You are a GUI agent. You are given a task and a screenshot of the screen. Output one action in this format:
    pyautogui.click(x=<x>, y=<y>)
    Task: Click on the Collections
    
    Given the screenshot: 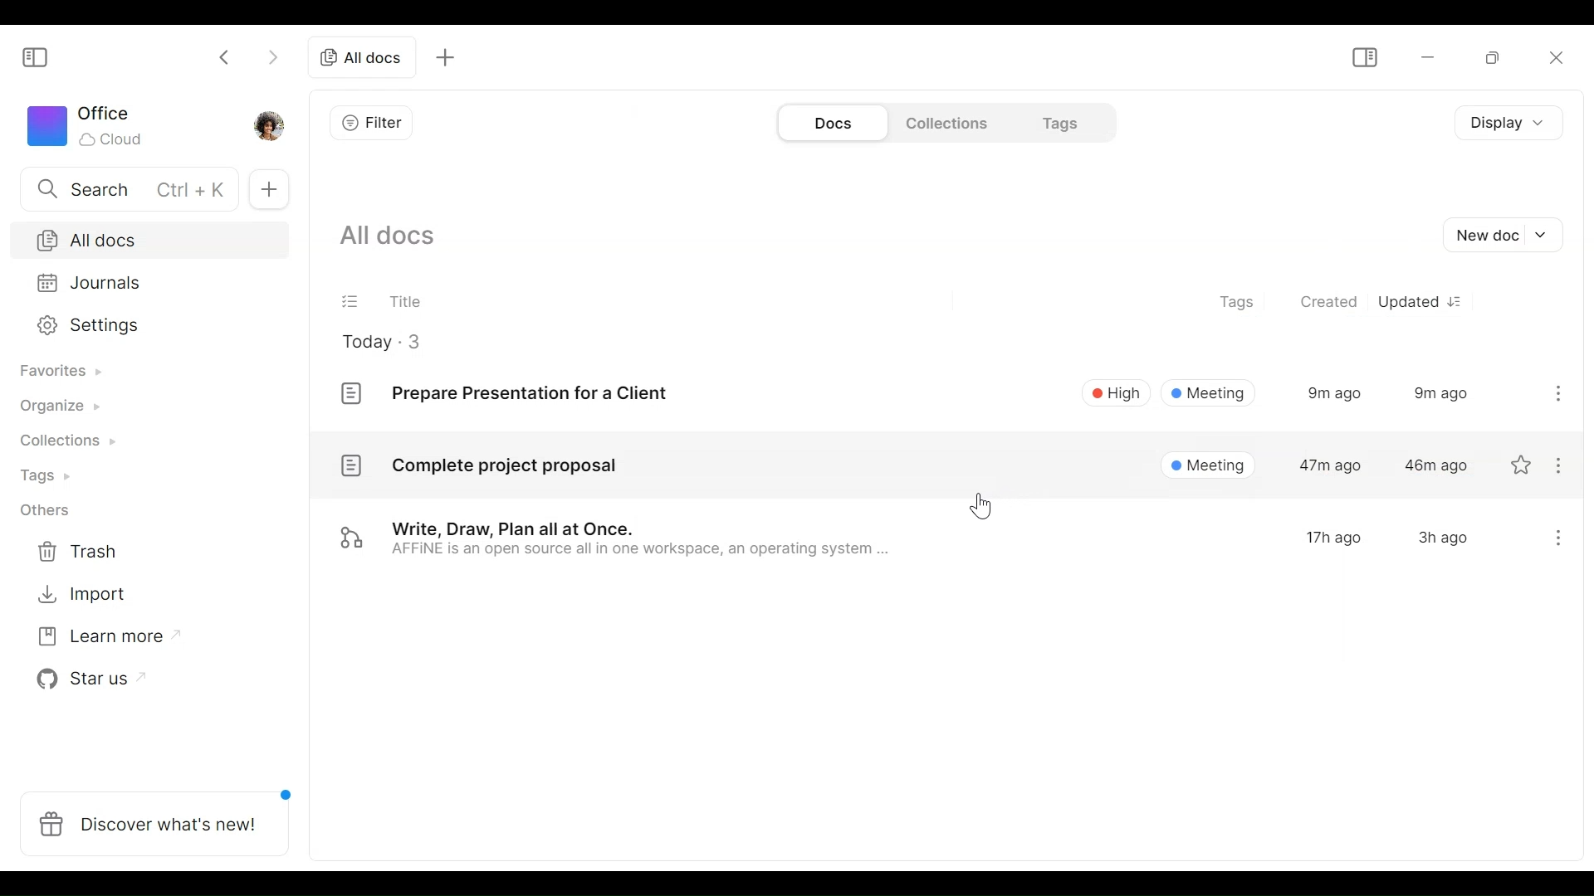 What is the action you would take?
    pyautogui.click(x=951, y=122)
    